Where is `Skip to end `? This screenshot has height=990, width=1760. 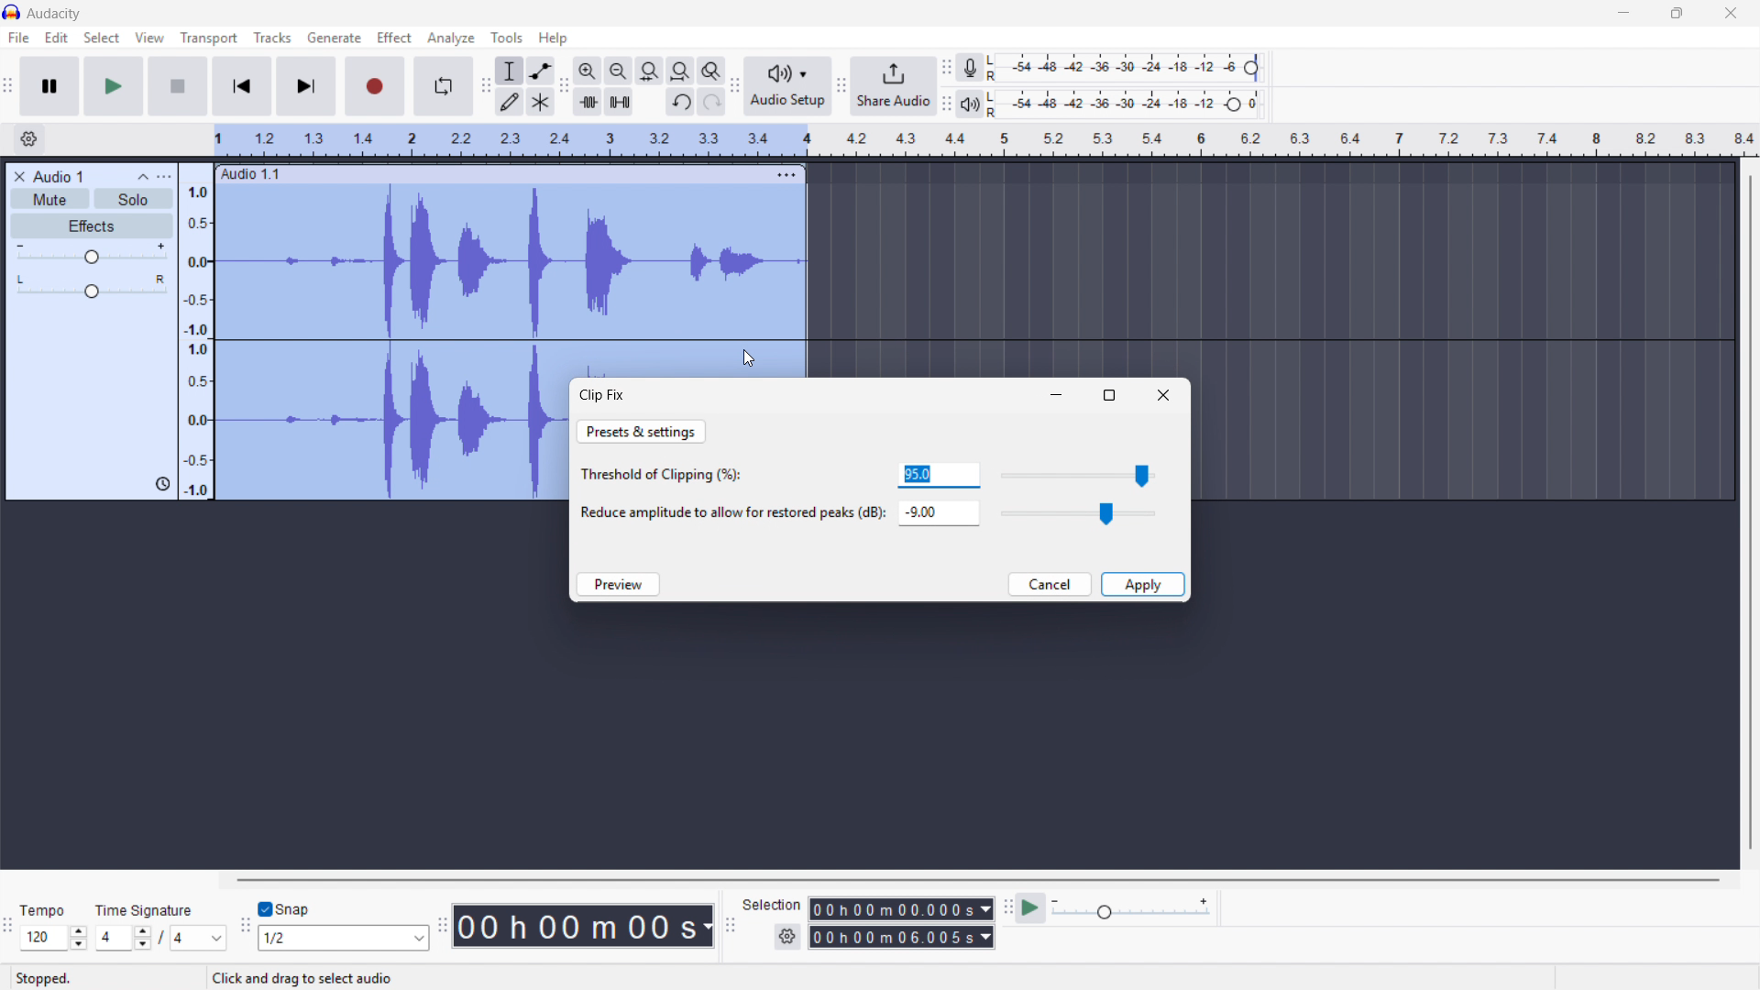
Skip to end  is located at coordinates (307, 86).